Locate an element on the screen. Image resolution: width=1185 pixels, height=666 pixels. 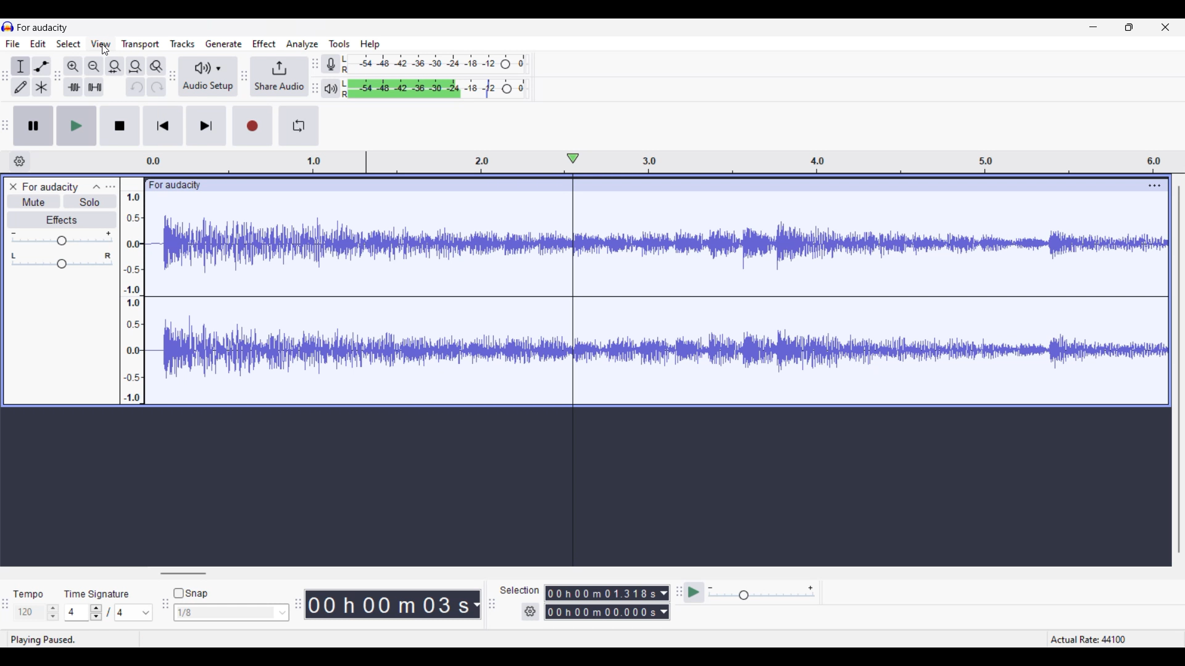
Track options is located at coordinates (1155, 186).